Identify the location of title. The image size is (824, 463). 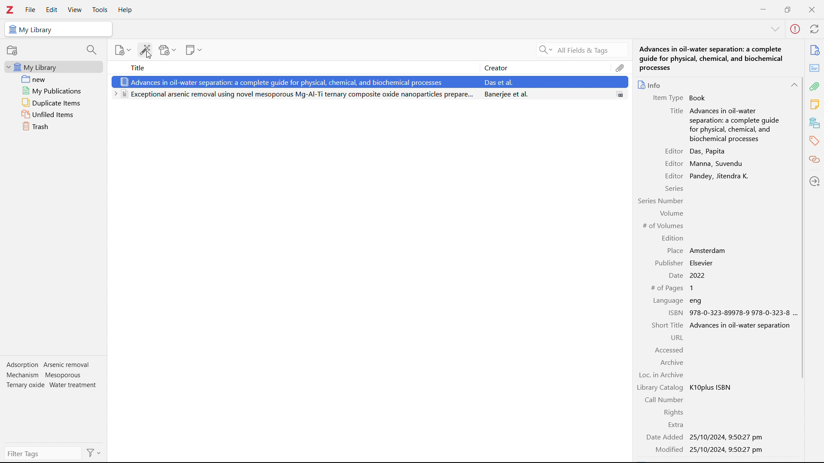
(293, 67).